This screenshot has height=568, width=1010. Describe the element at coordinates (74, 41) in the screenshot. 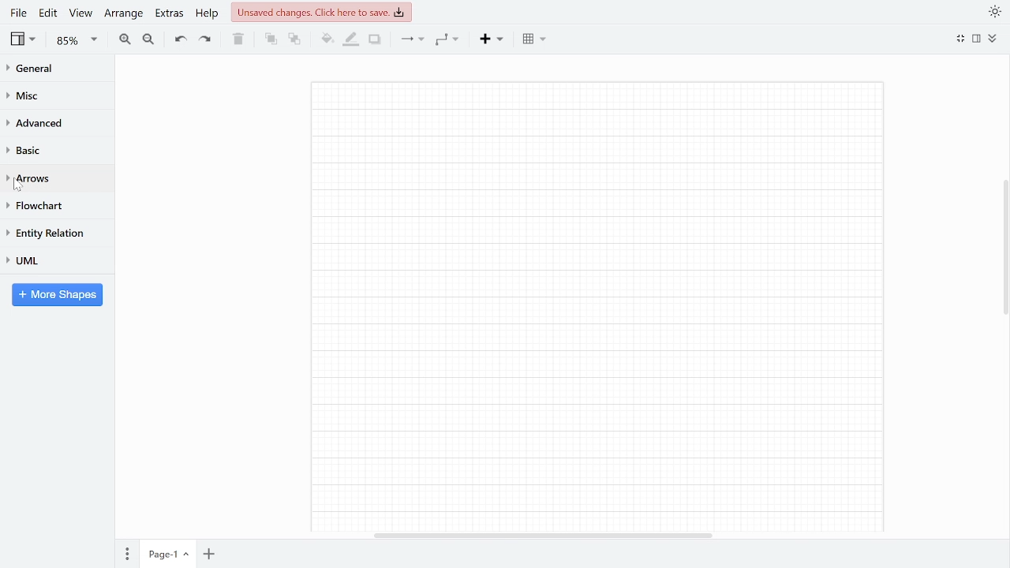

I see `Zoom (85%)` at that location.